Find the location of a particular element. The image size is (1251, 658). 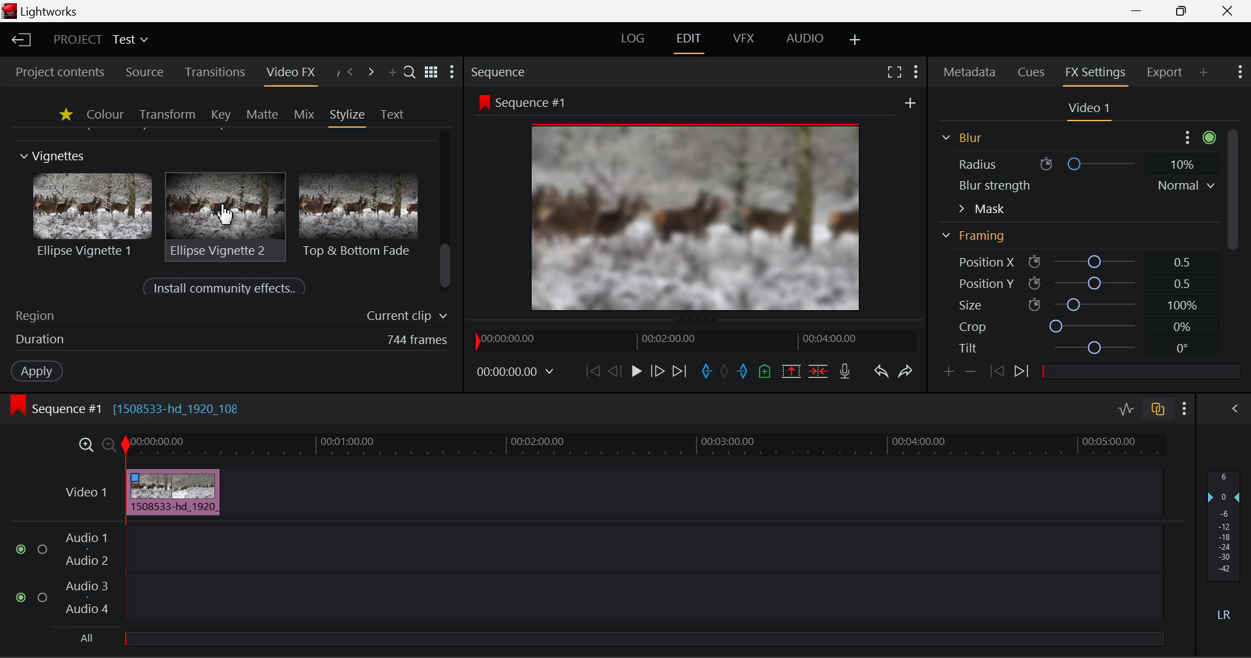

Cues is located at coordinates (1033, 73).